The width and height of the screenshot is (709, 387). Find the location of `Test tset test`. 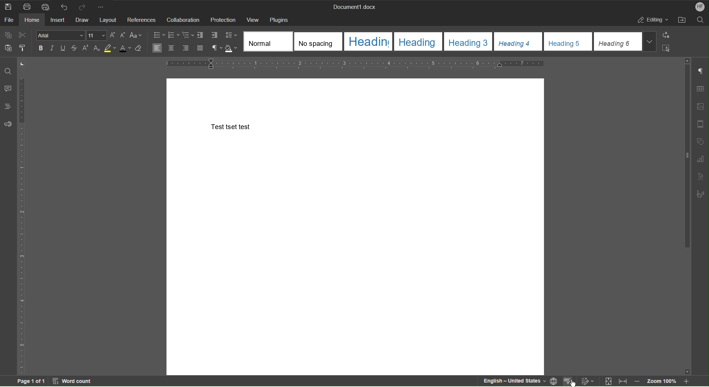

Test tset test is located at coordinates (230, 126).